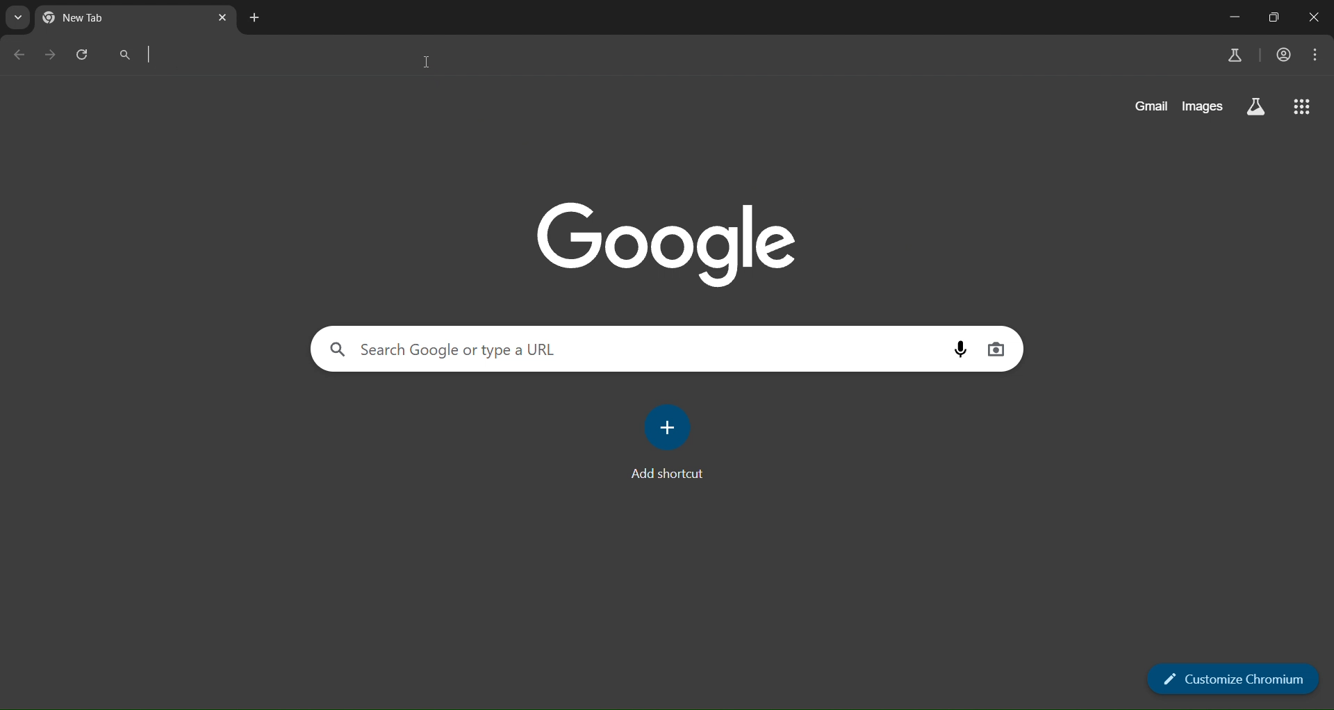 Image resolution: width=1334 pixels, height=710 pixels. What do you see at coordinates (1315, 18) in the screenshot?
I see `close` at bounding box center [1315, 18].